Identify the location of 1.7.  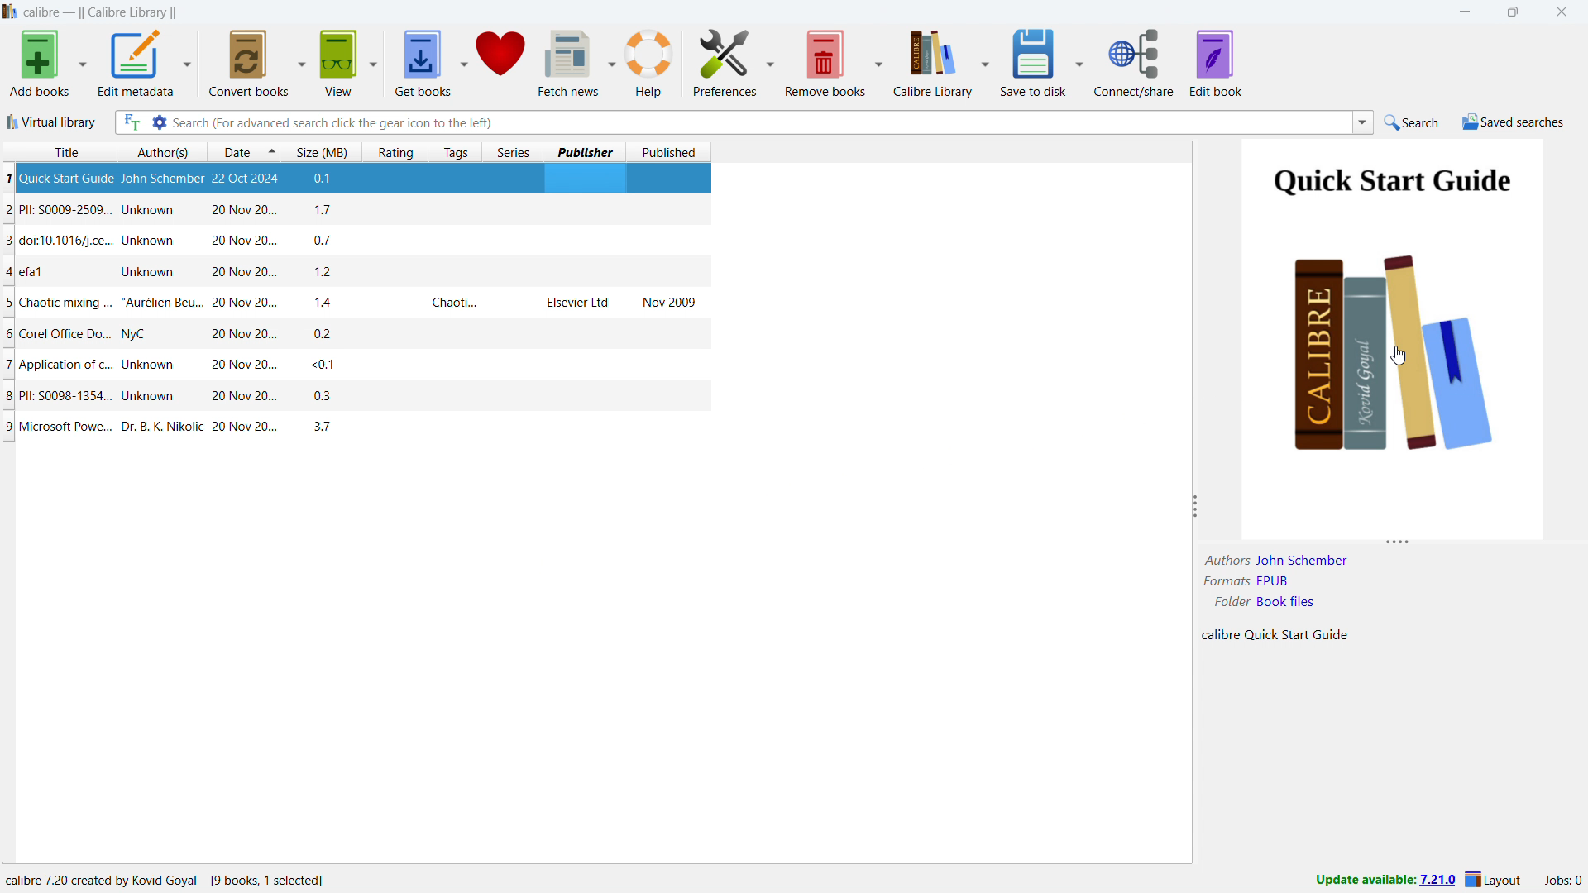
(327, 210).